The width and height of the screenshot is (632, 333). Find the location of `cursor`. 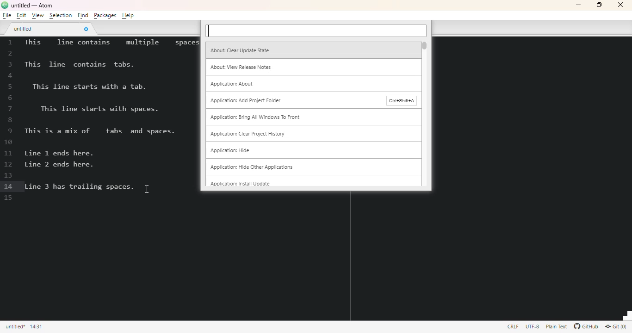

cursor is located at coordinates (147, 189).